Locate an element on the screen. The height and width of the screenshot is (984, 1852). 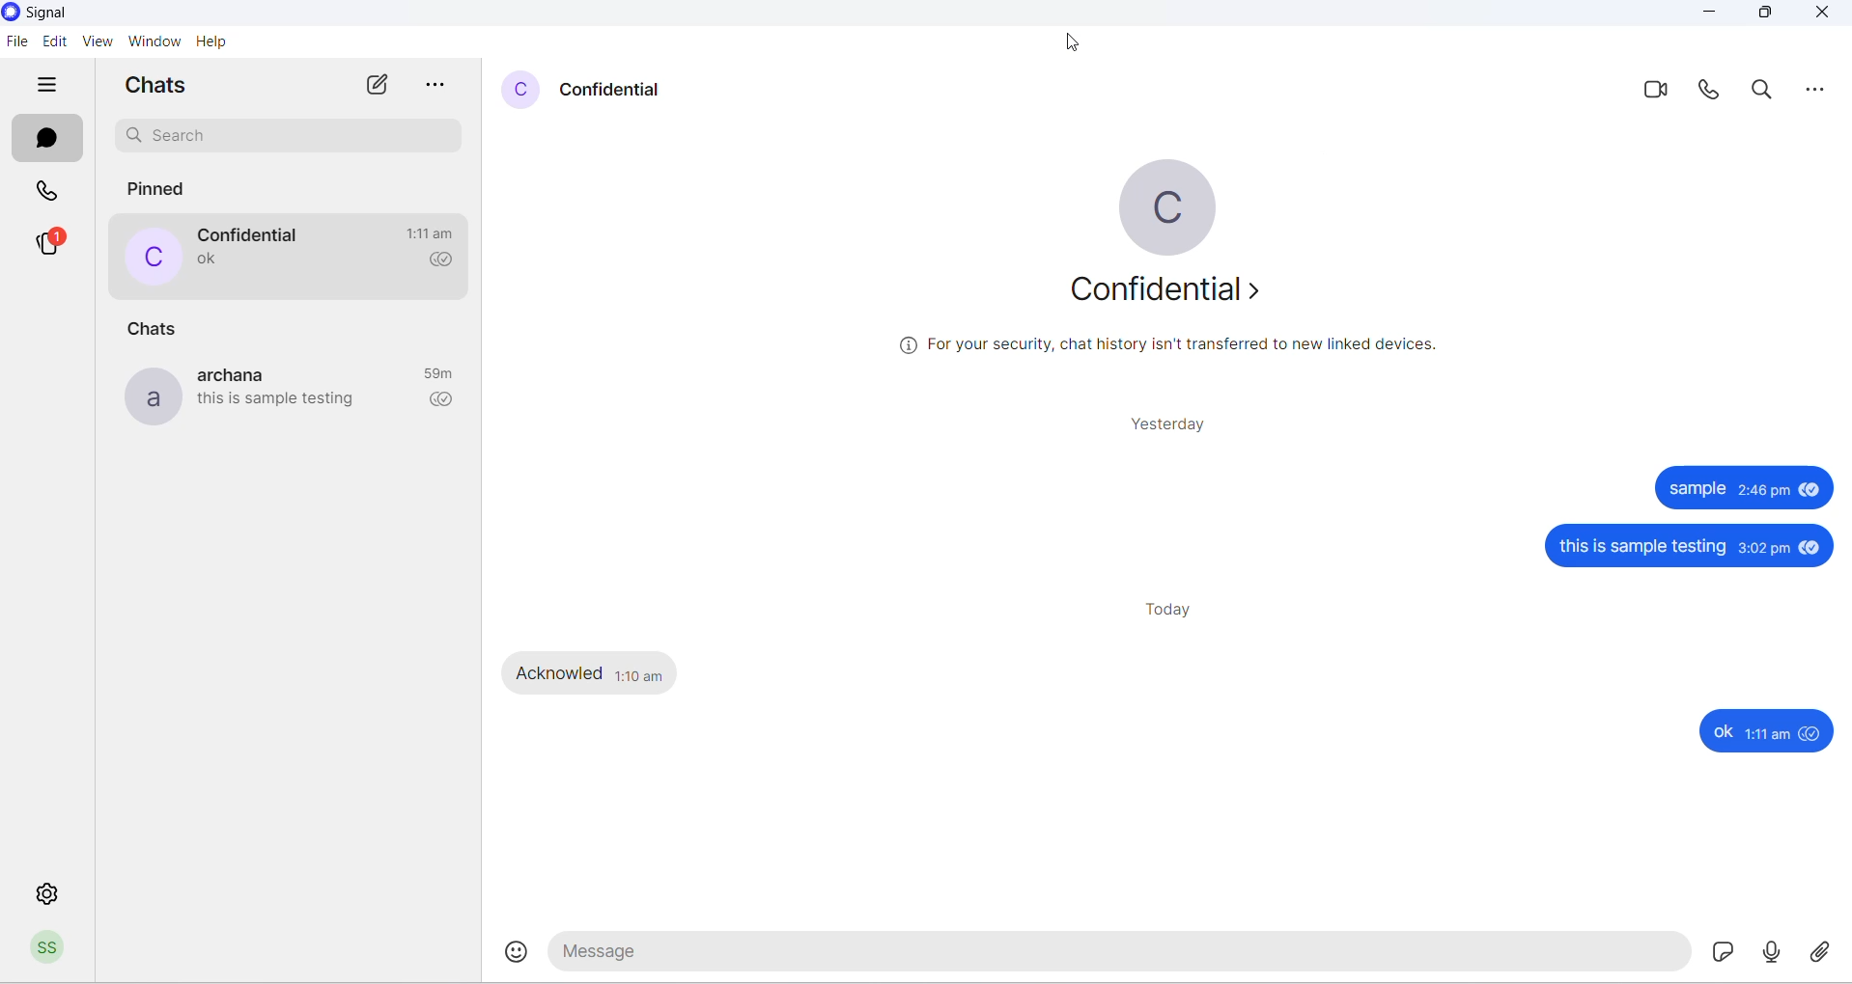
video call is located at coordinates (1653, 90).